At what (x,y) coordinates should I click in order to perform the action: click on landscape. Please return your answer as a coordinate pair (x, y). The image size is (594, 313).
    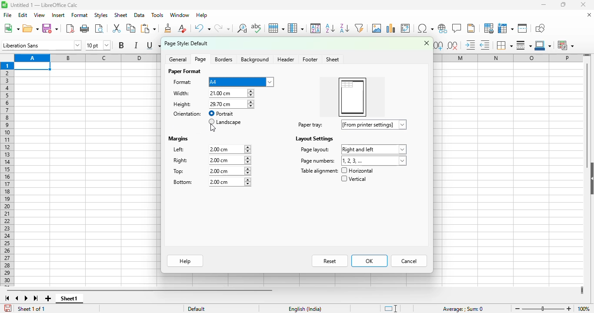
    Looking at the image, I should click on (224, 122).